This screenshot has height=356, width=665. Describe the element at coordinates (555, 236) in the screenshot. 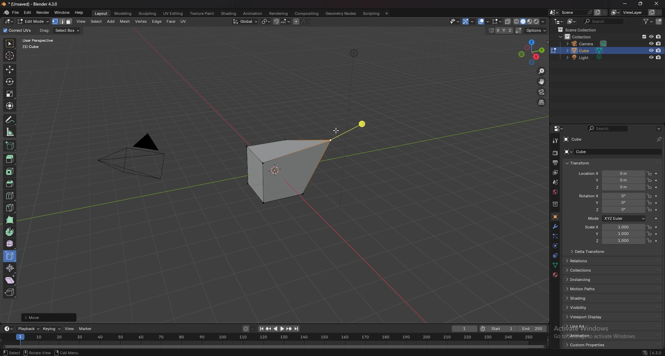

I see `particle` at that location.